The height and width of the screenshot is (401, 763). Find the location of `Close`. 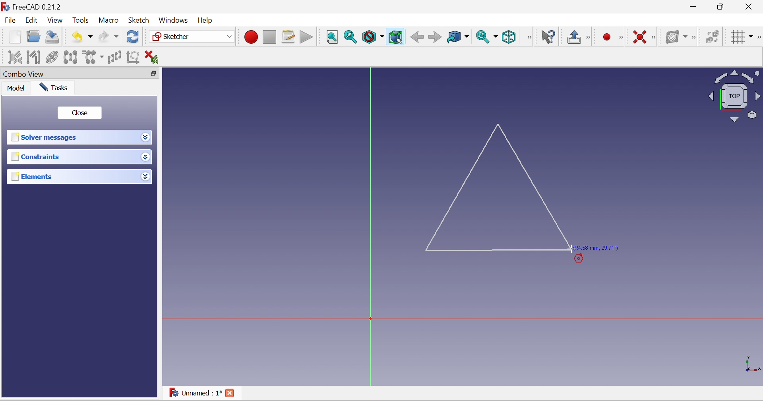

Close is located at coordinates (229, 393).